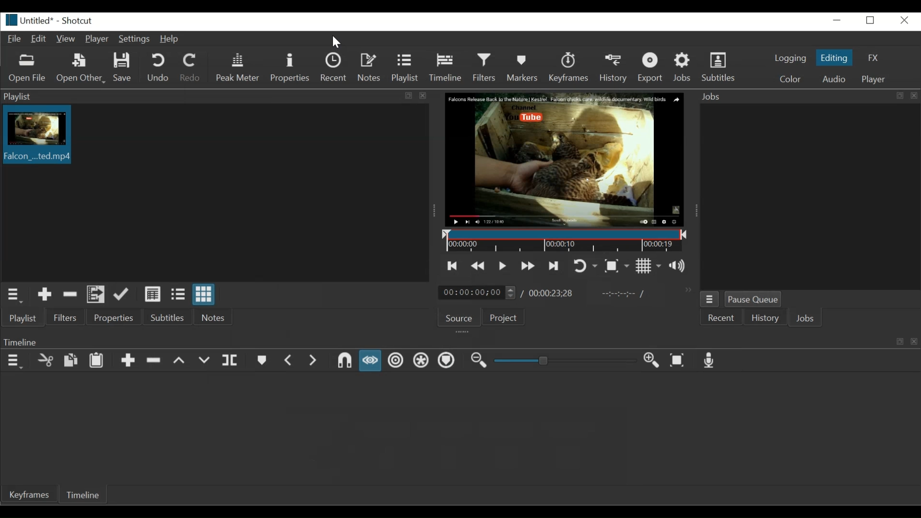 This screenshot has width=921, height=518. What do you see at coordinates (96, 360) in the screenshot?
I see `Paste` at bounding box center [96, 360].